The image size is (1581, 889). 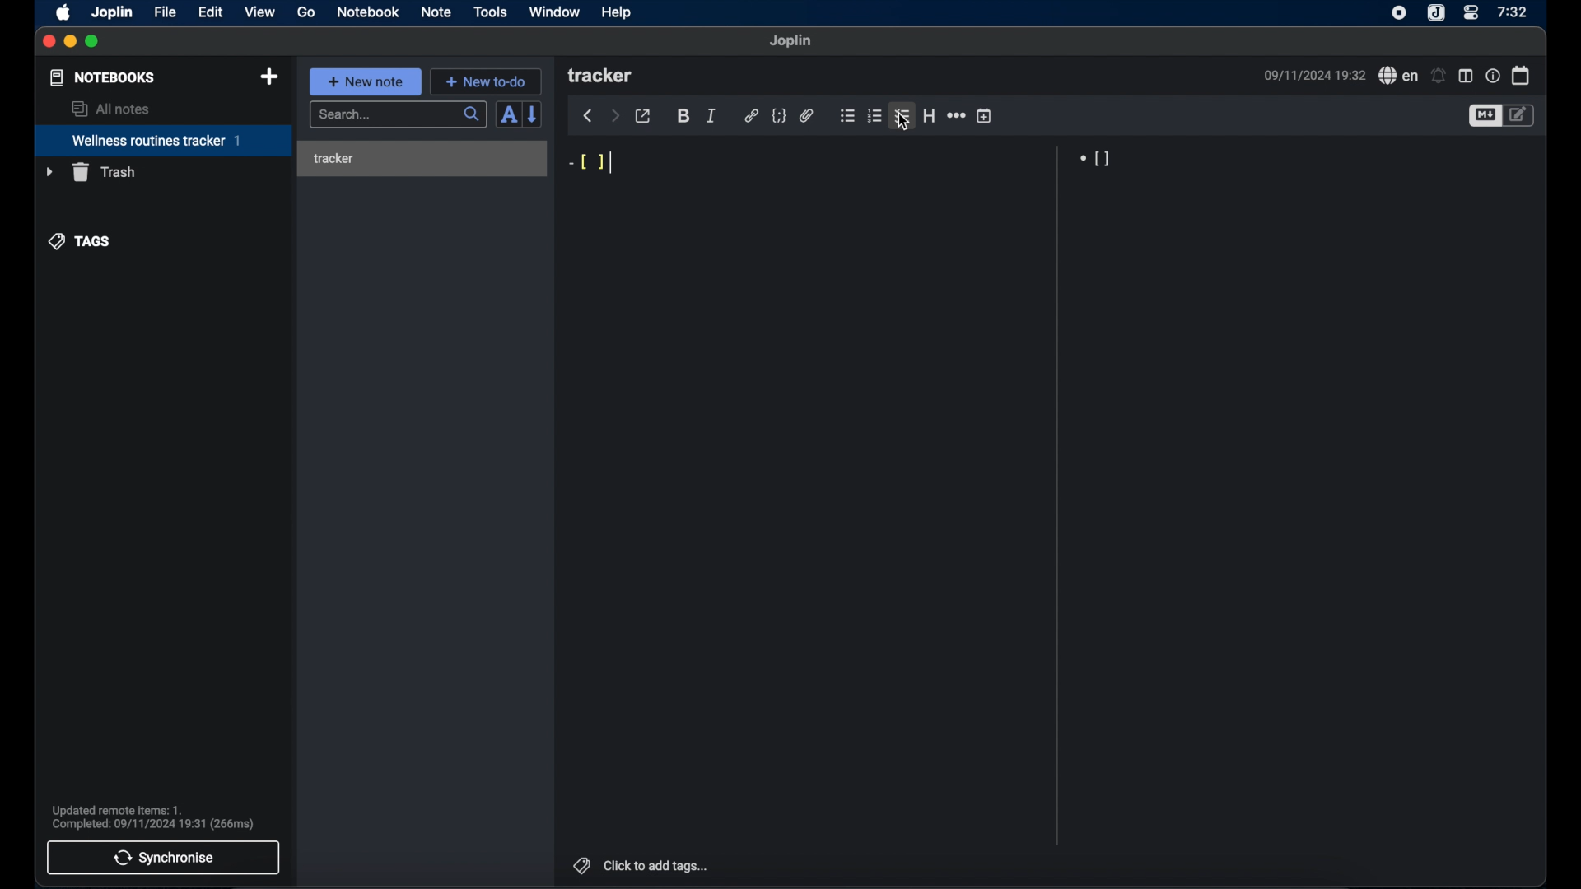 I want to click on synchronise, so click(x=164, y=858).